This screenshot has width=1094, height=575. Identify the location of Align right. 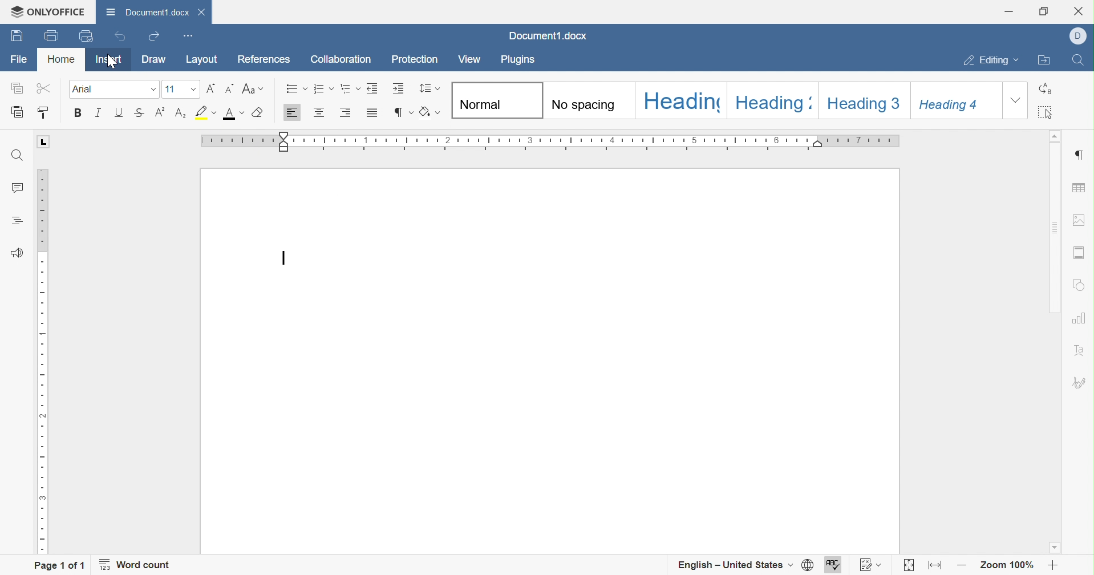
(346, 112).